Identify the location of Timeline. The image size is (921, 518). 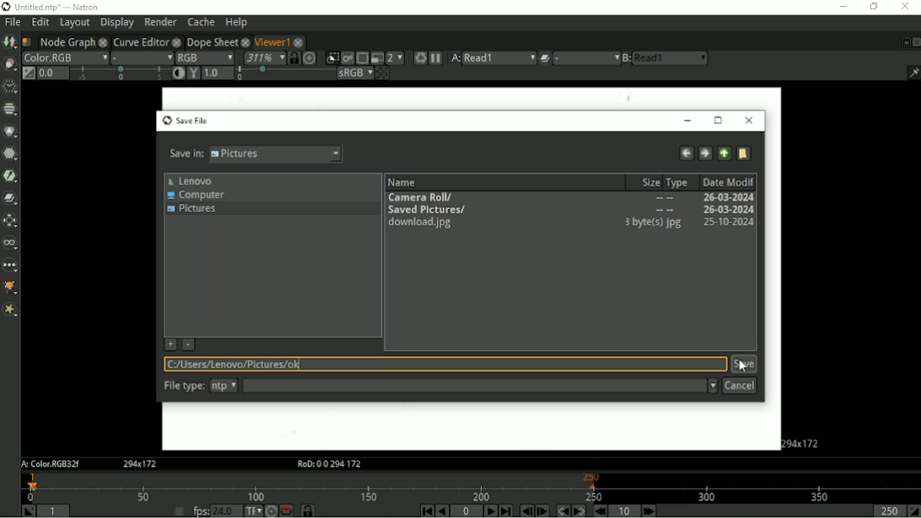
(468, 488).